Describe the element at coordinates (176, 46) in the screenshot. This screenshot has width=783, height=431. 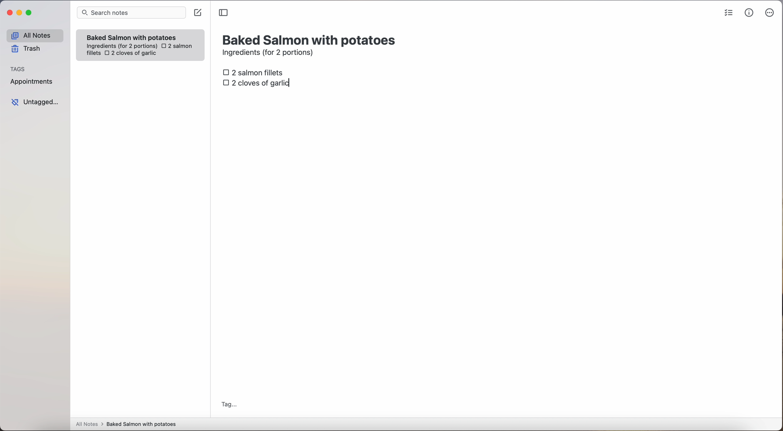
I see `2 salmon` at that location.